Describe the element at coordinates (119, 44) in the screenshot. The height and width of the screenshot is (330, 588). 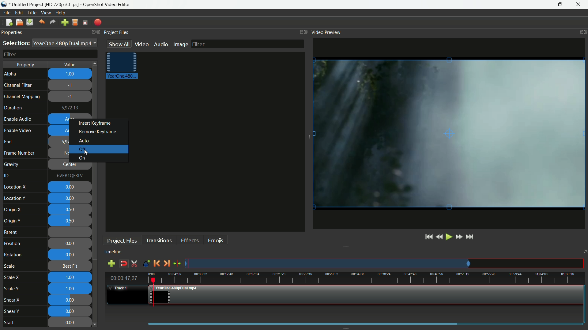
I see `show all` at that location.